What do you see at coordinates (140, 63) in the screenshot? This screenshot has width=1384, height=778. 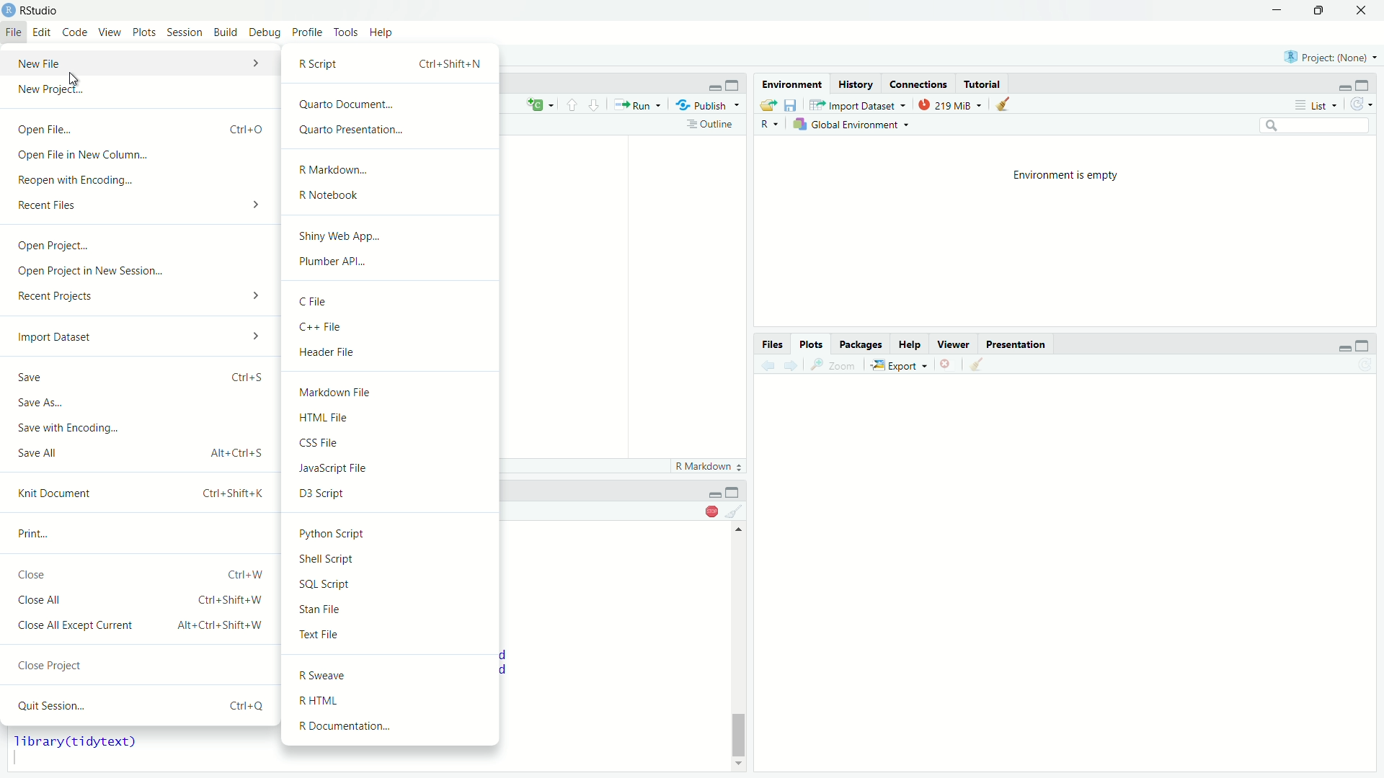 I see `New File` at bounding box center [140, 63].